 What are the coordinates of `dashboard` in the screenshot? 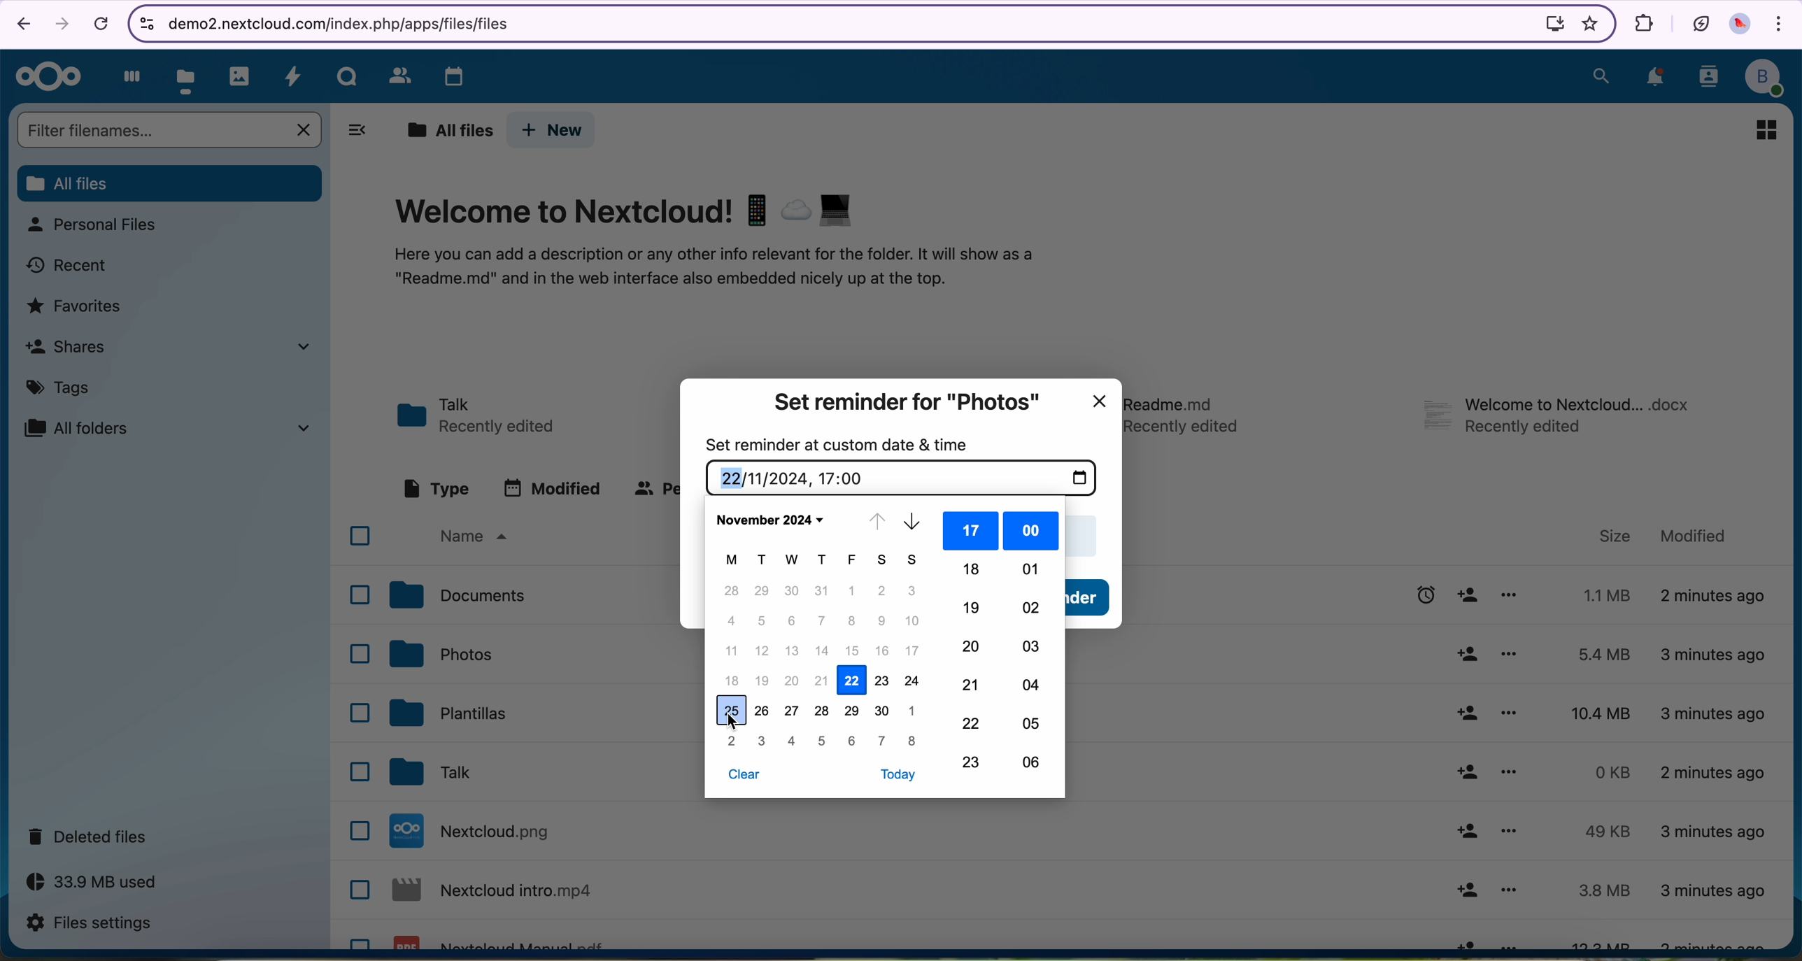 It's located at (127, 76).